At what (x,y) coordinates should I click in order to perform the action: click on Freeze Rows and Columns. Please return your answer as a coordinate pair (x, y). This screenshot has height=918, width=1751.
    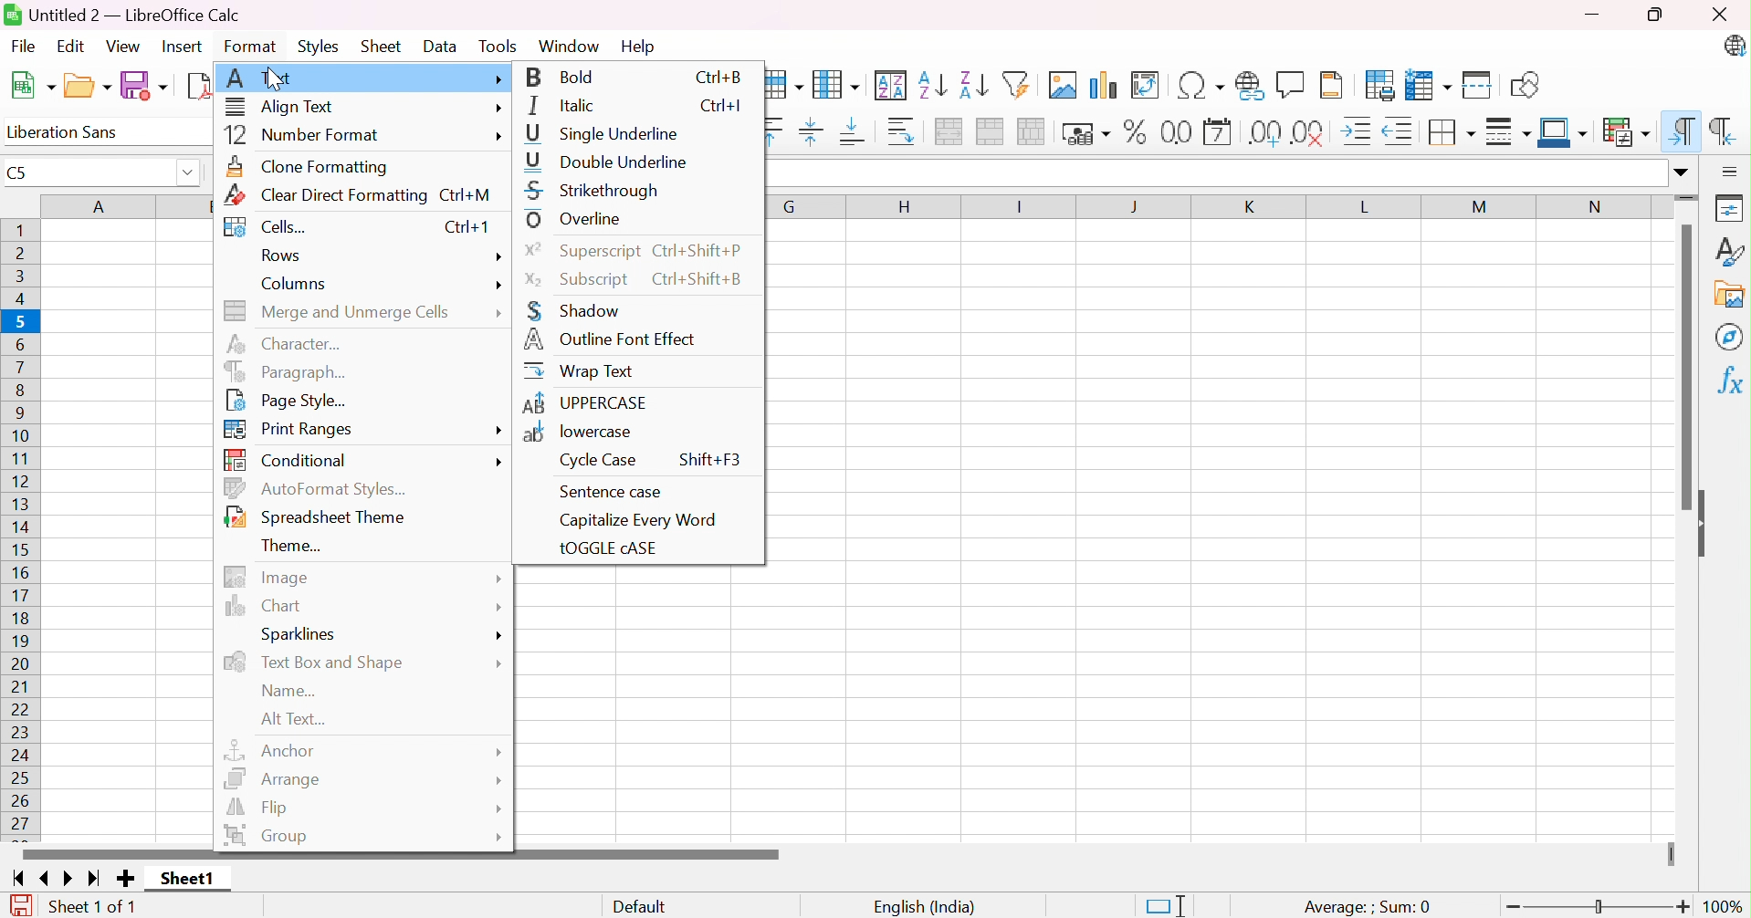
    Looking at the image, I should click on (1432, 83).